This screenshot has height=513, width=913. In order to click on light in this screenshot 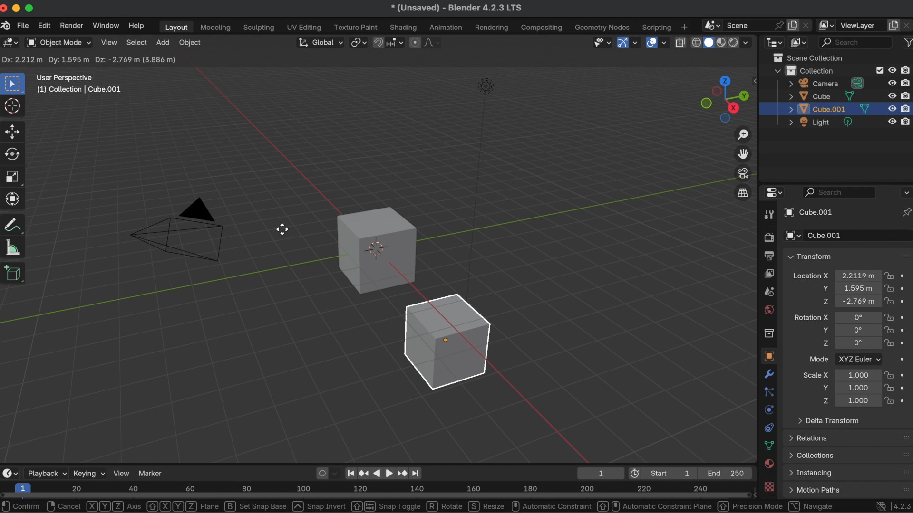, I will do `click(823, 123)`.